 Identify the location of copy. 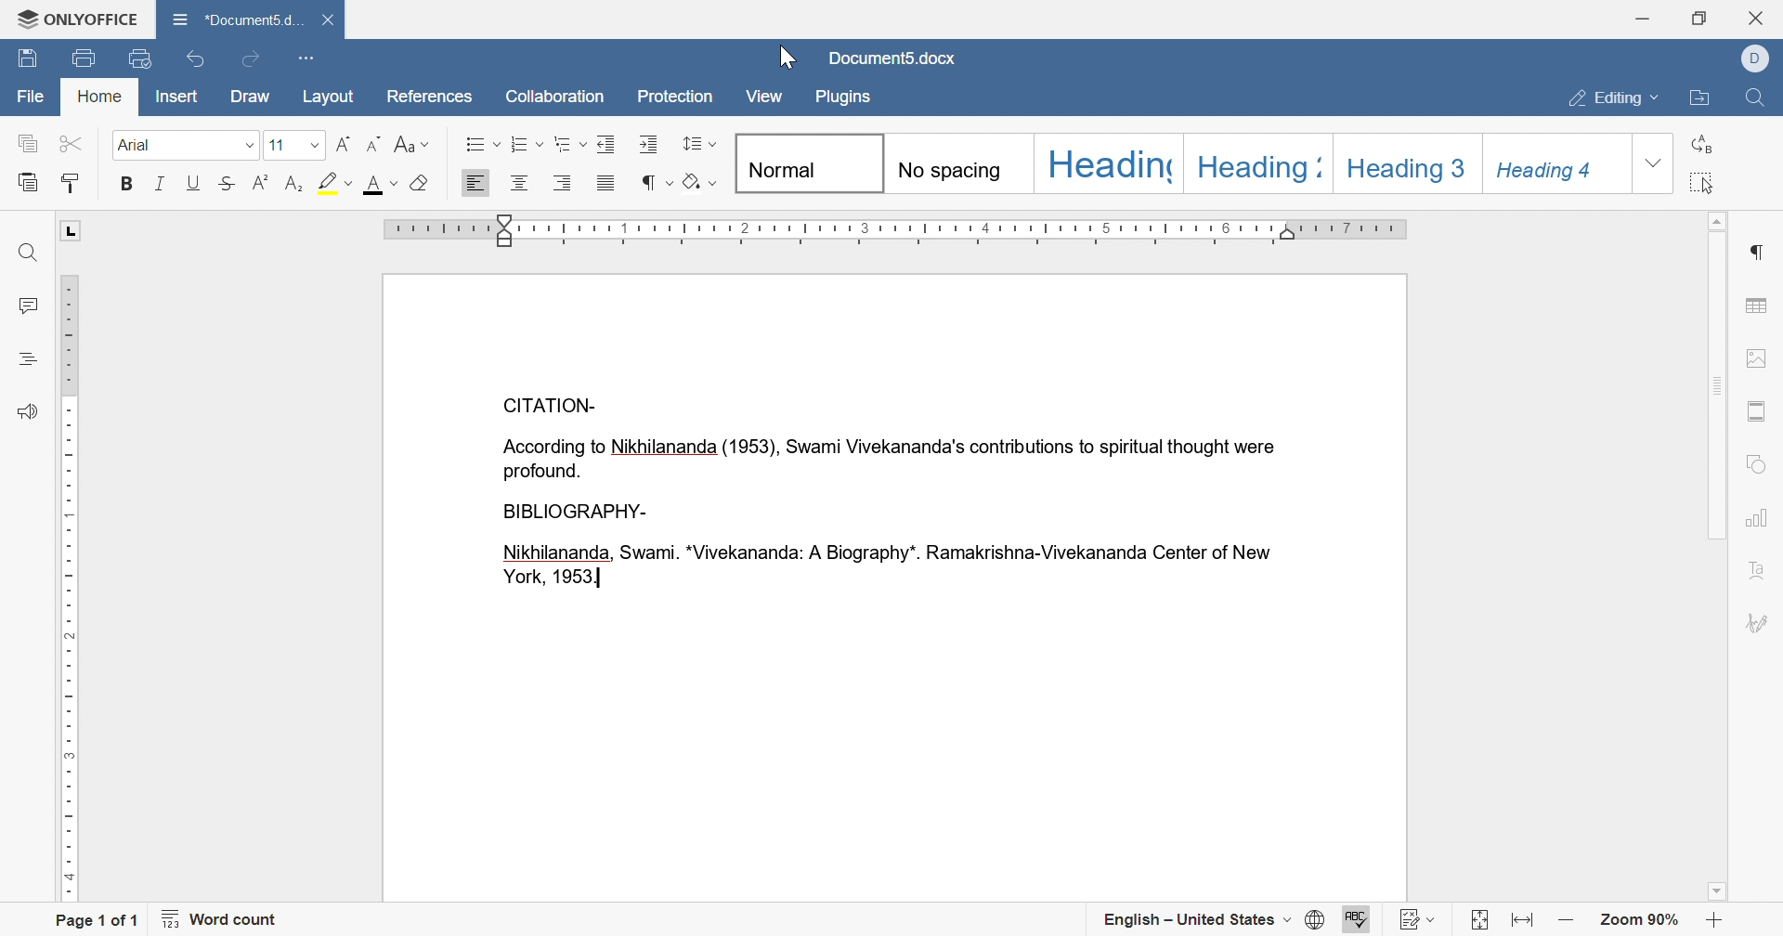
(27, 142).